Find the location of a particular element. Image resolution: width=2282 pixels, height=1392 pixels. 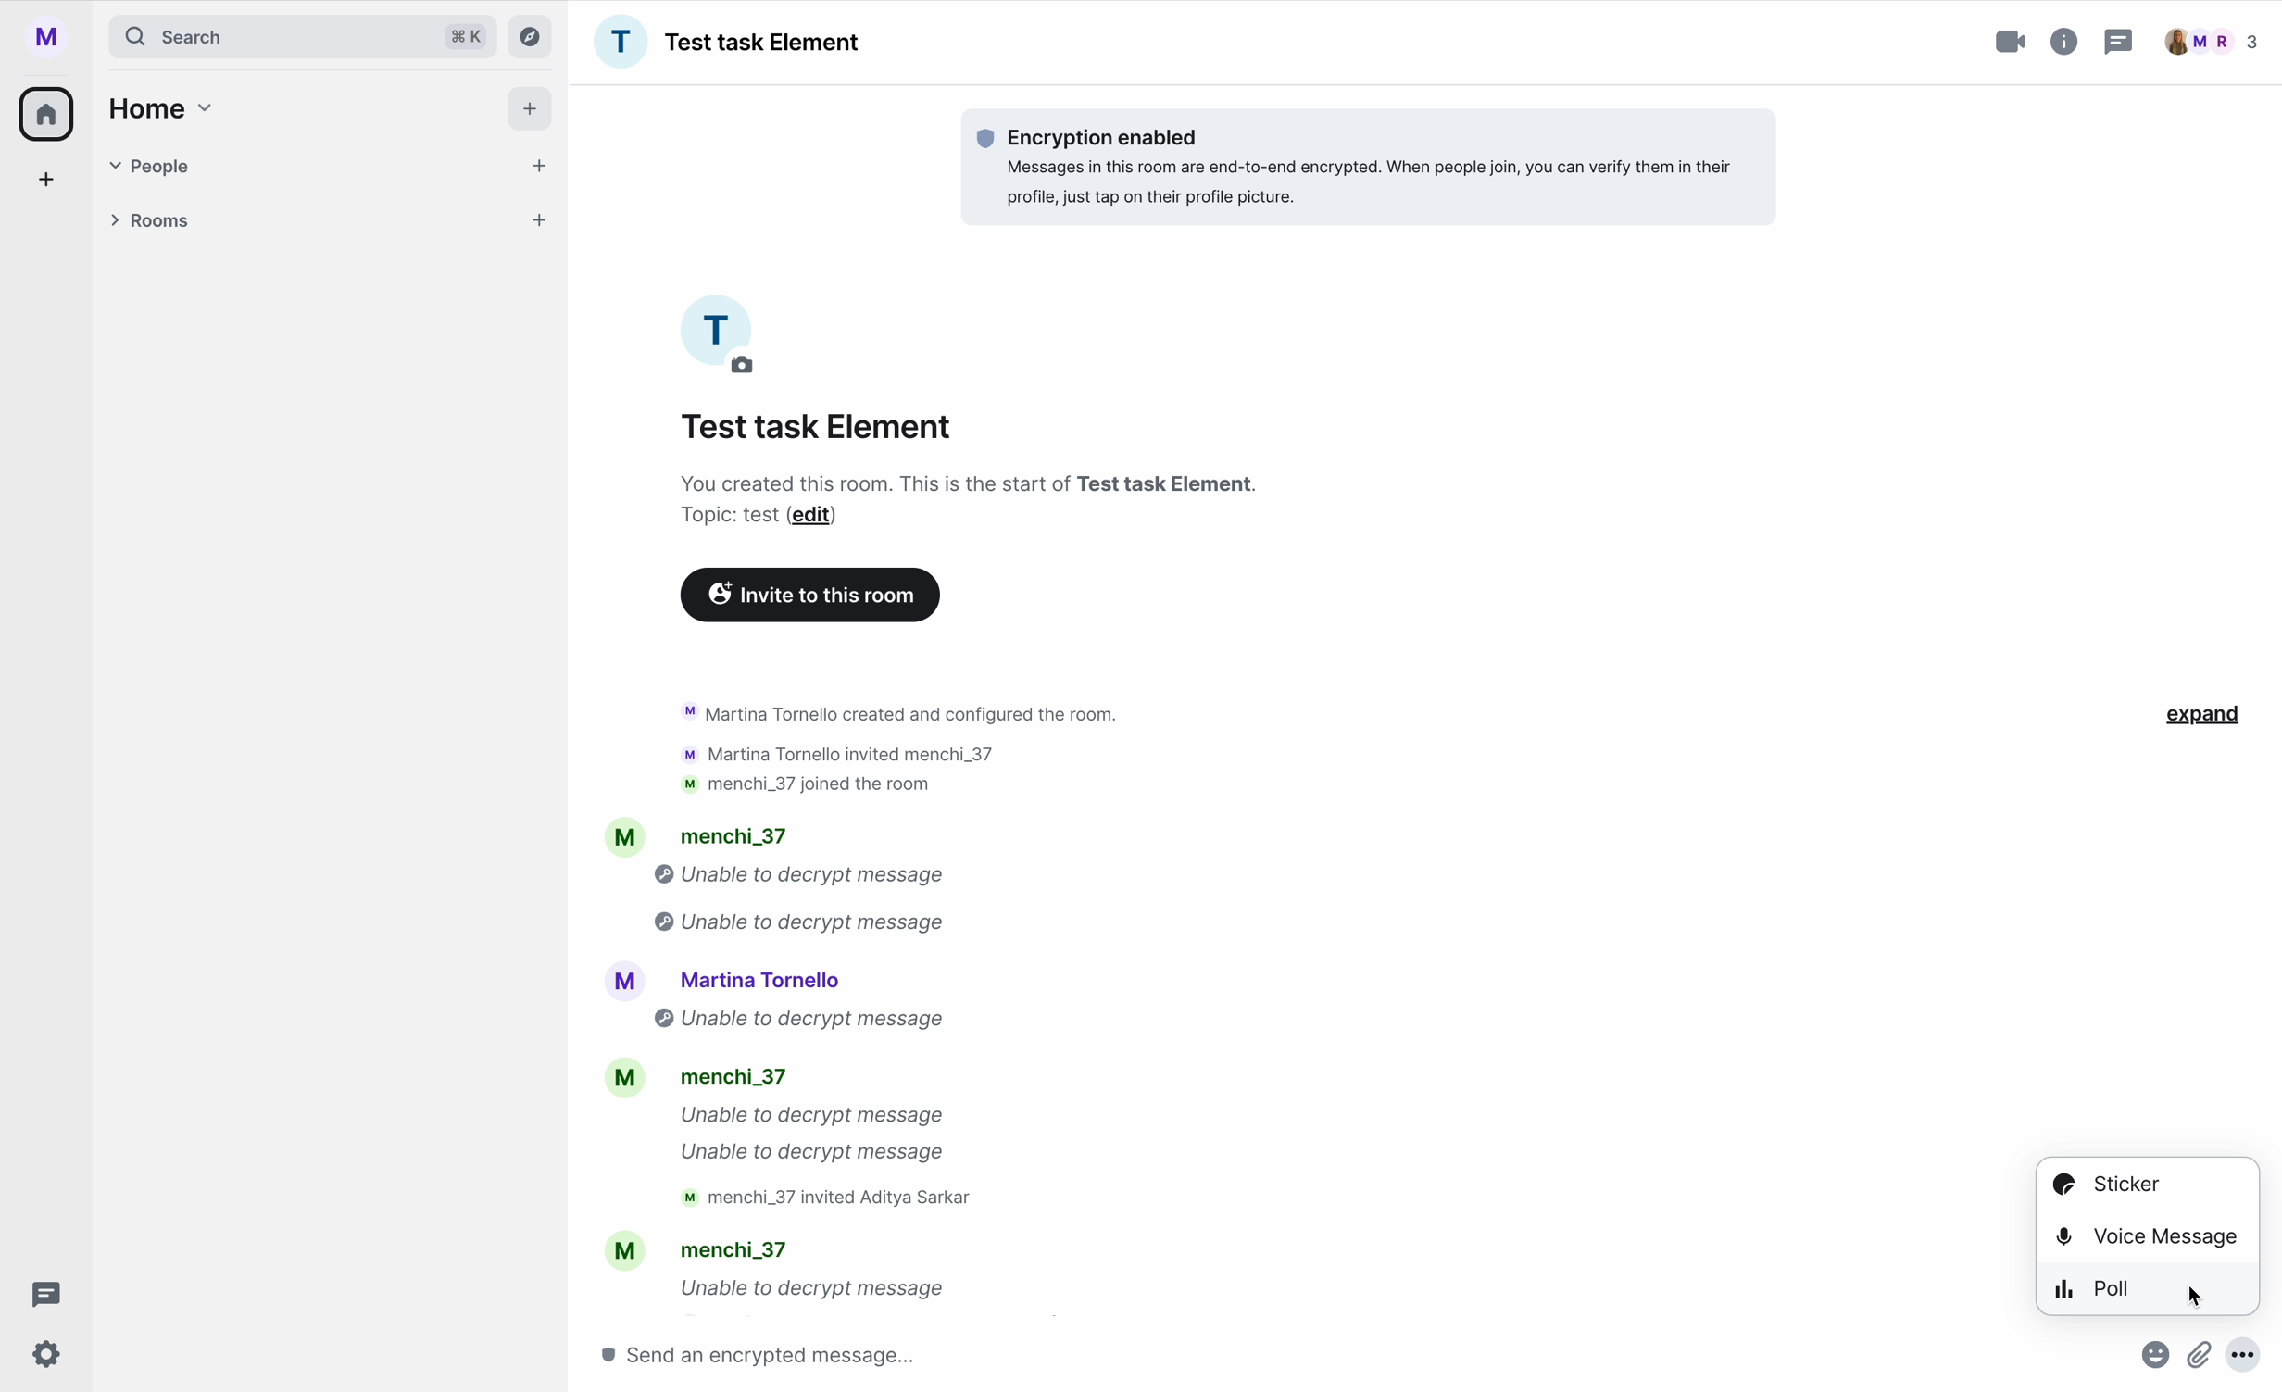

Topic: test (edit) is located at coordinates (756, 518).